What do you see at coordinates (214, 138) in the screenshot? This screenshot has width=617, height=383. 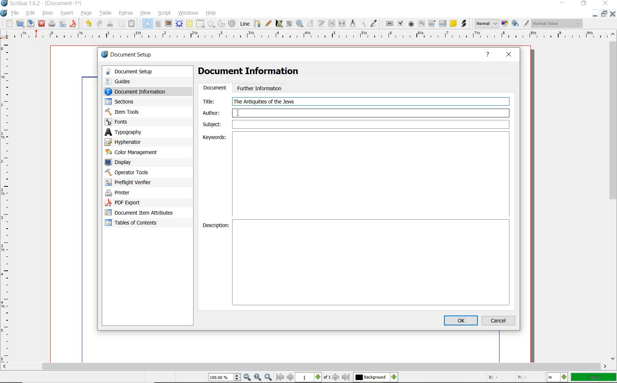 I see `Keywords` at bounding box center [214, 138].